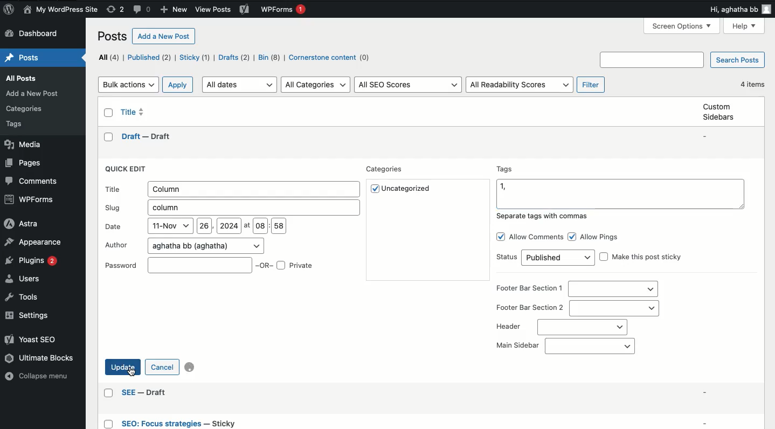  What do you see at coordinates (34, 341) in the screenshot?
I see `Yoast` at bounding box center [34, 341].